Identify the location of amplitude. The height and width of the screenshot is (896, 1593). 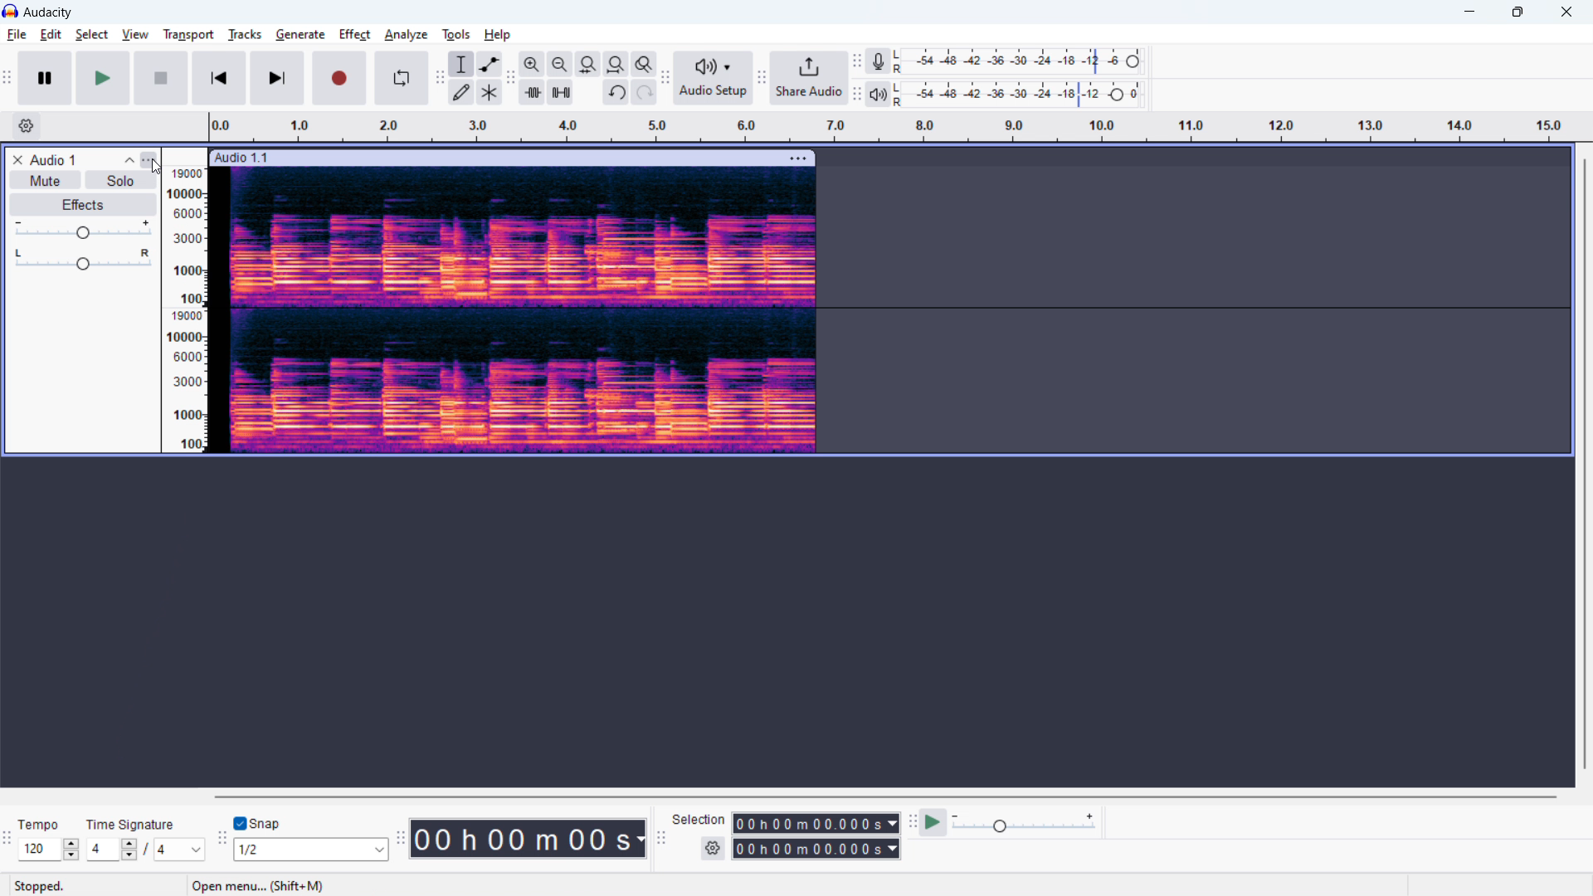
(184, 300).